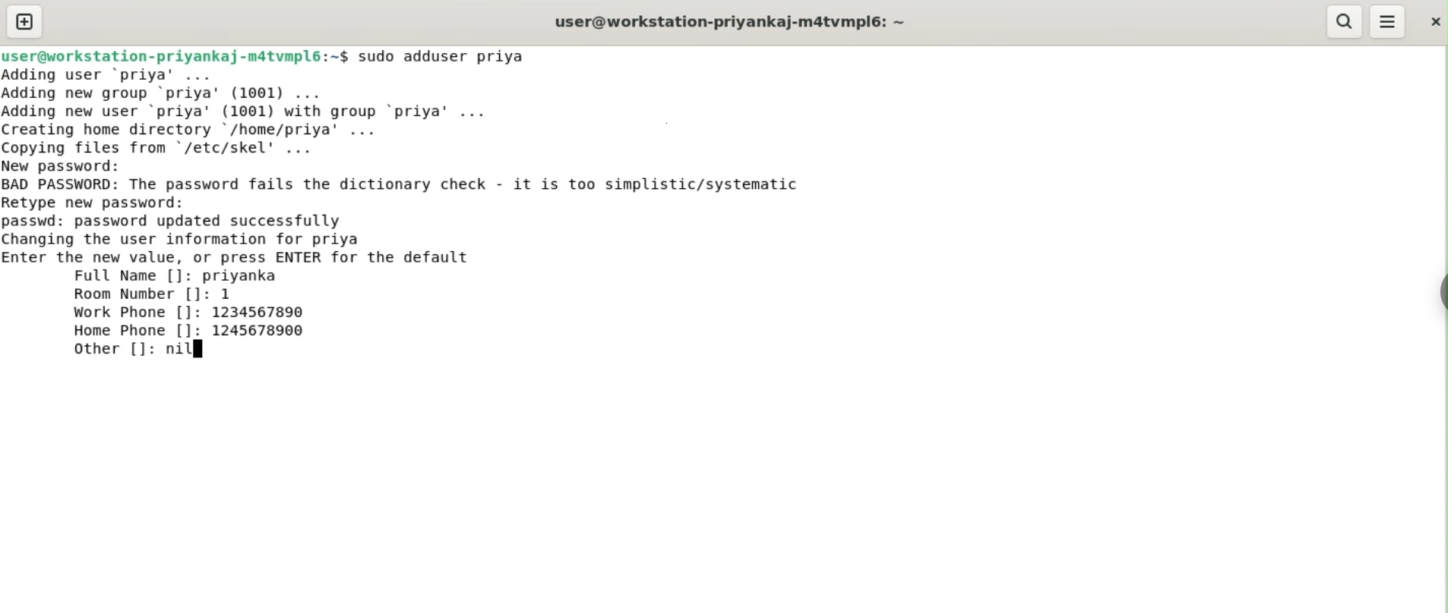  Describe the element at coordinates (452, 56) in the screenshot. I see `sudo adduser priya` at that location.